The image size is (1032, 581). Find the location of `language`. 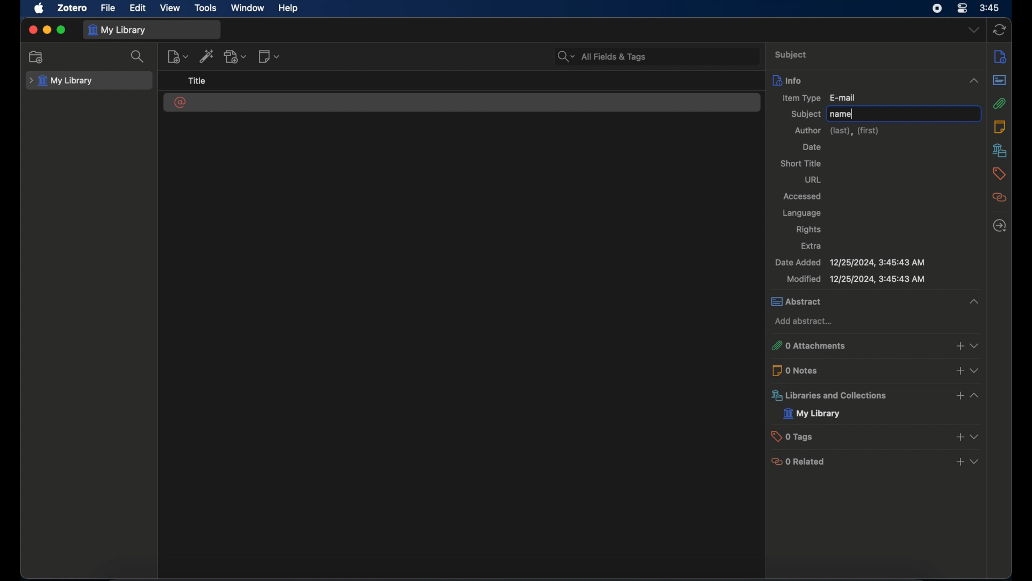

language is located at coordinates (801, 213).